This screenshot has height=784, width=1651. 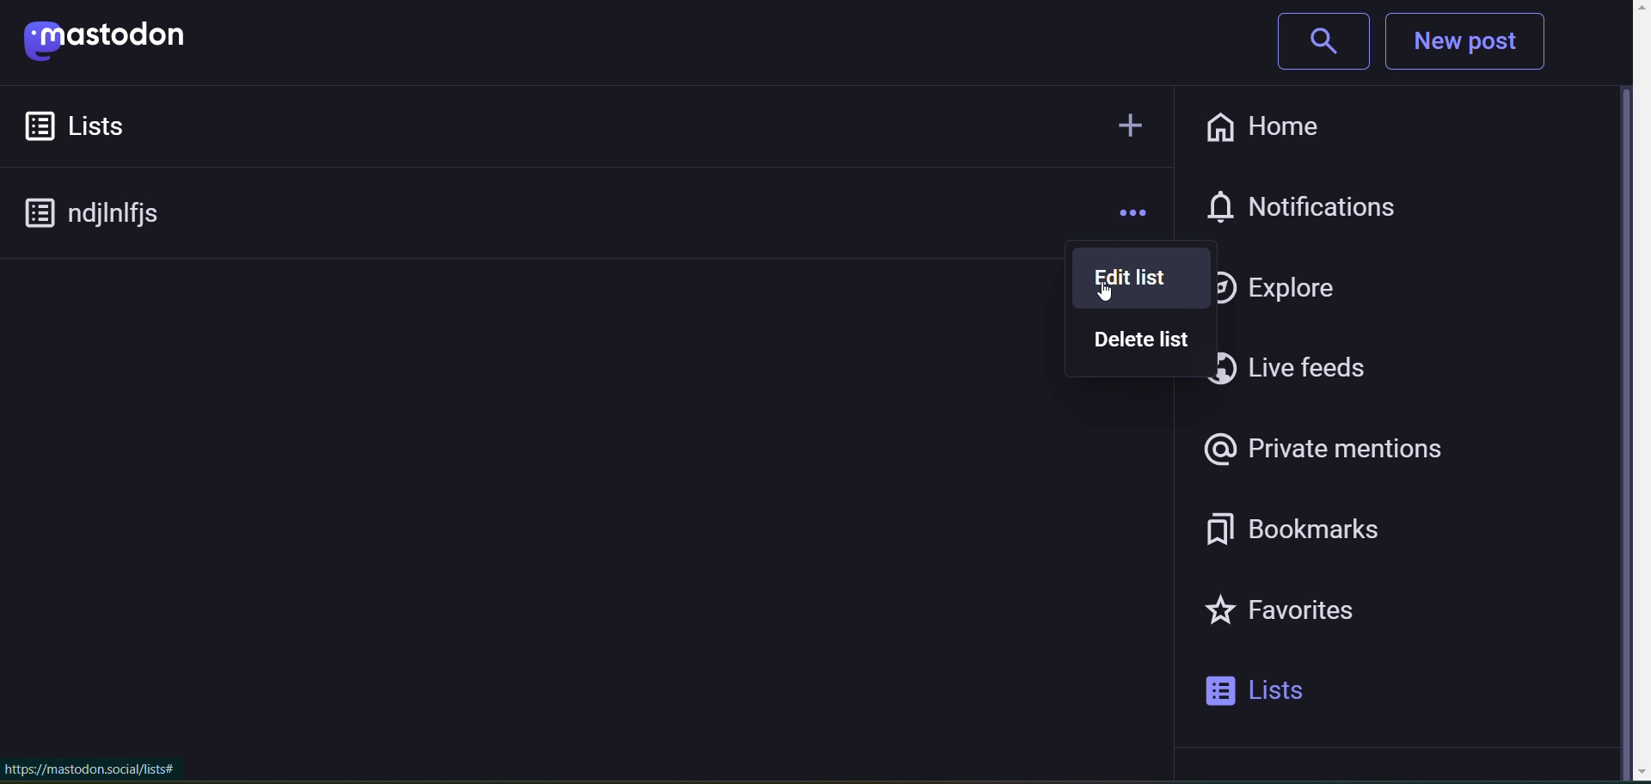 I want to click on home, so click(x=1260, y=125).